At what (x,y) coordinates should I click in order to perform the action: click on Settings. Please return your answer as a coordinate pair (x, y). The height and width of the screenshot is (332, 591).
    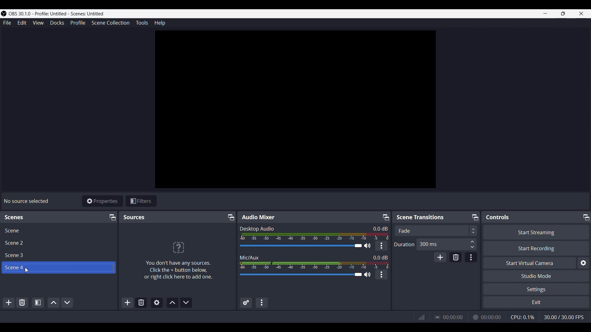
    Looking at the image, I should click on (537, 290).